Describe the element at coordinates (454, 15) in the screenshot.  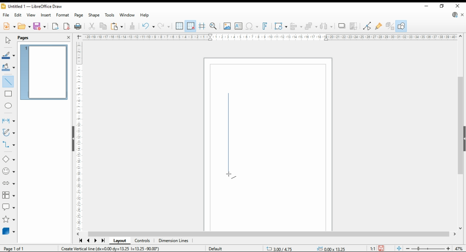
I see `libreoffice update` at that location.